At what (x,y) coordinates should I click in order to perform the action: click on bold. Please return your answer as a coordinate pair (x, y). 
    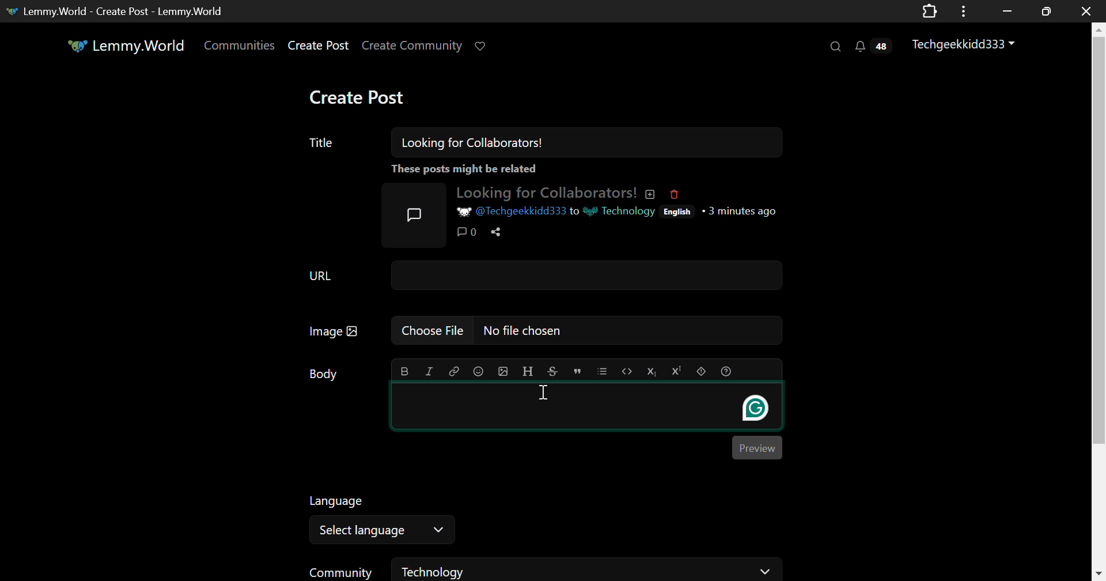
    Looking at the image, I should click on (404, 372).